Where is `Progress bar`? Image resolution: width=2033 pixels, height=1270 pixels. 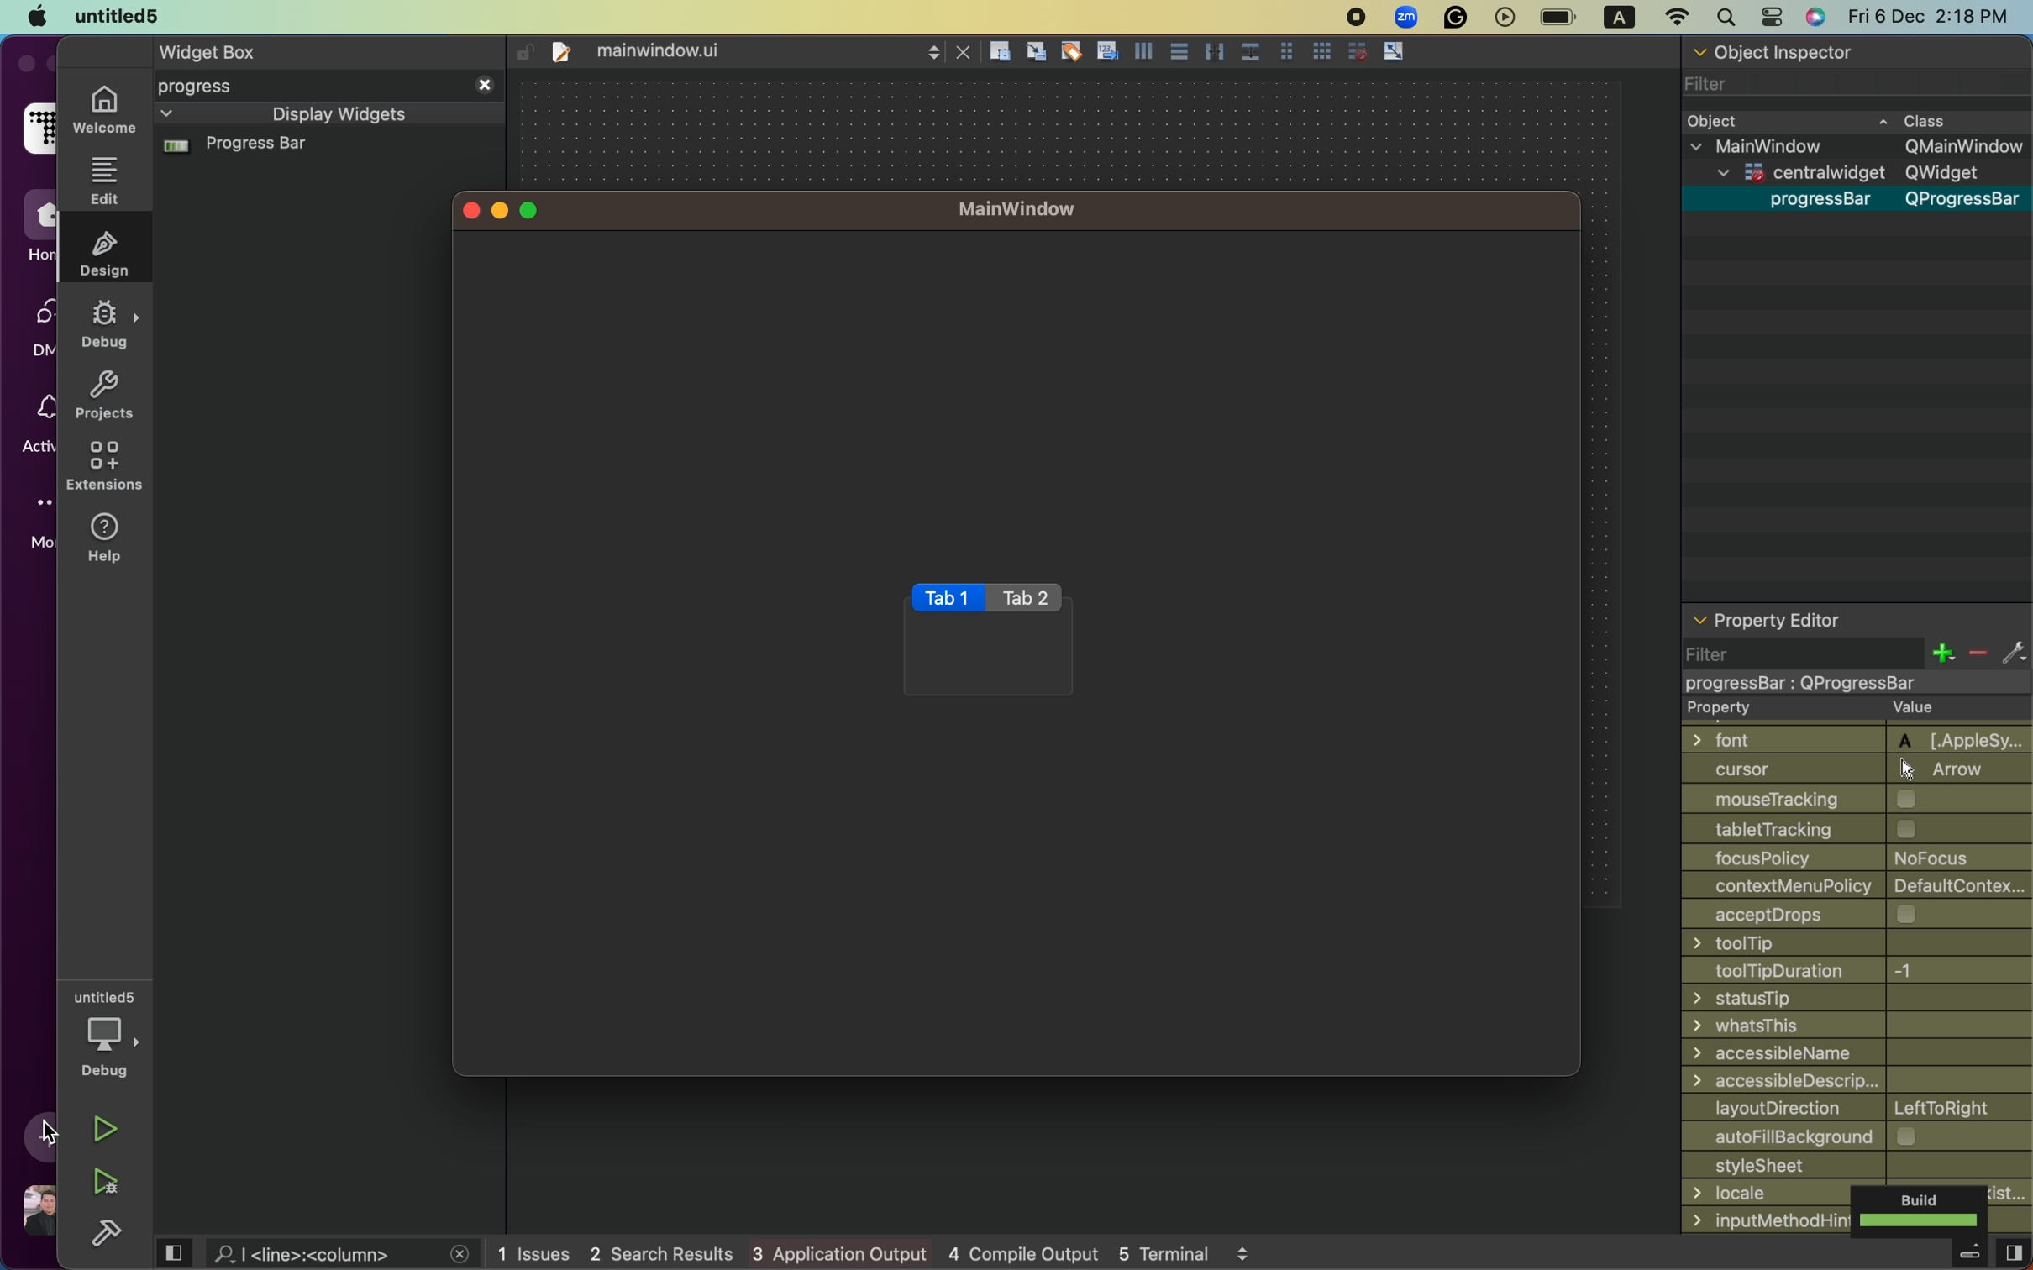 Progress bar is located at coordinates (236, 145).